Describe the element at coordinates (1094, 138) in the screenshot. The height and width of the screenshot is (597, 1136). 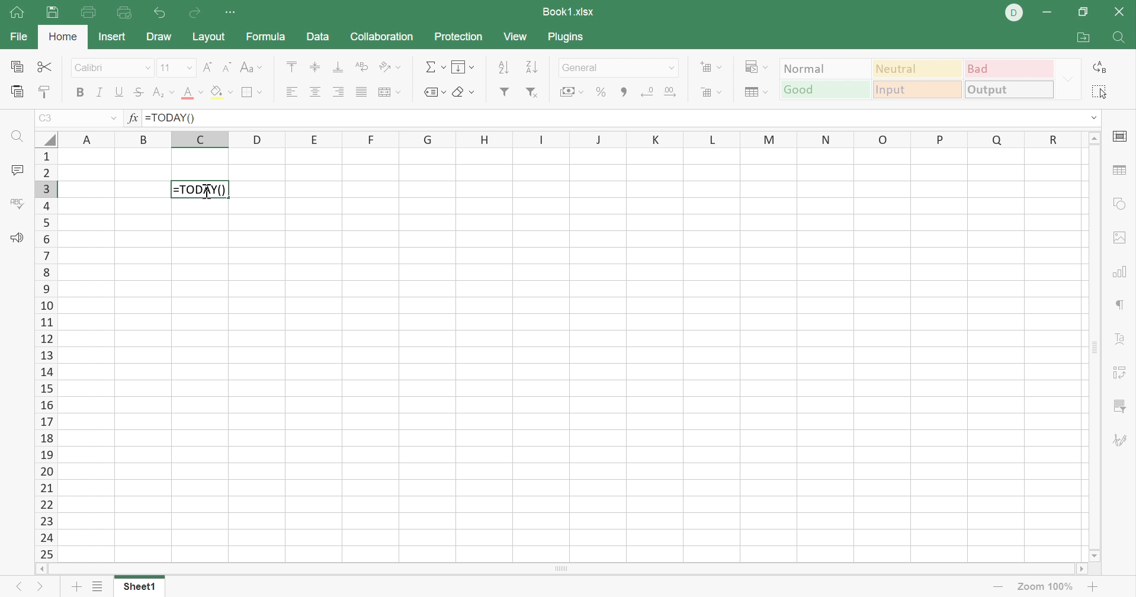
I see `Scroll Up` at that location.